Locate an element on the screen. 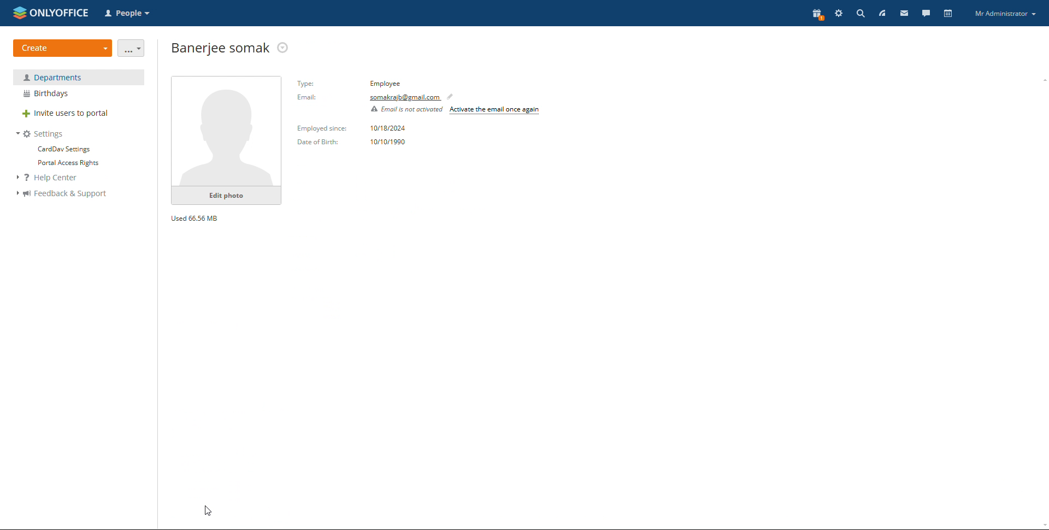 This screenshot has height=530, width=1049. employed since is located at coordinates (389, 128).